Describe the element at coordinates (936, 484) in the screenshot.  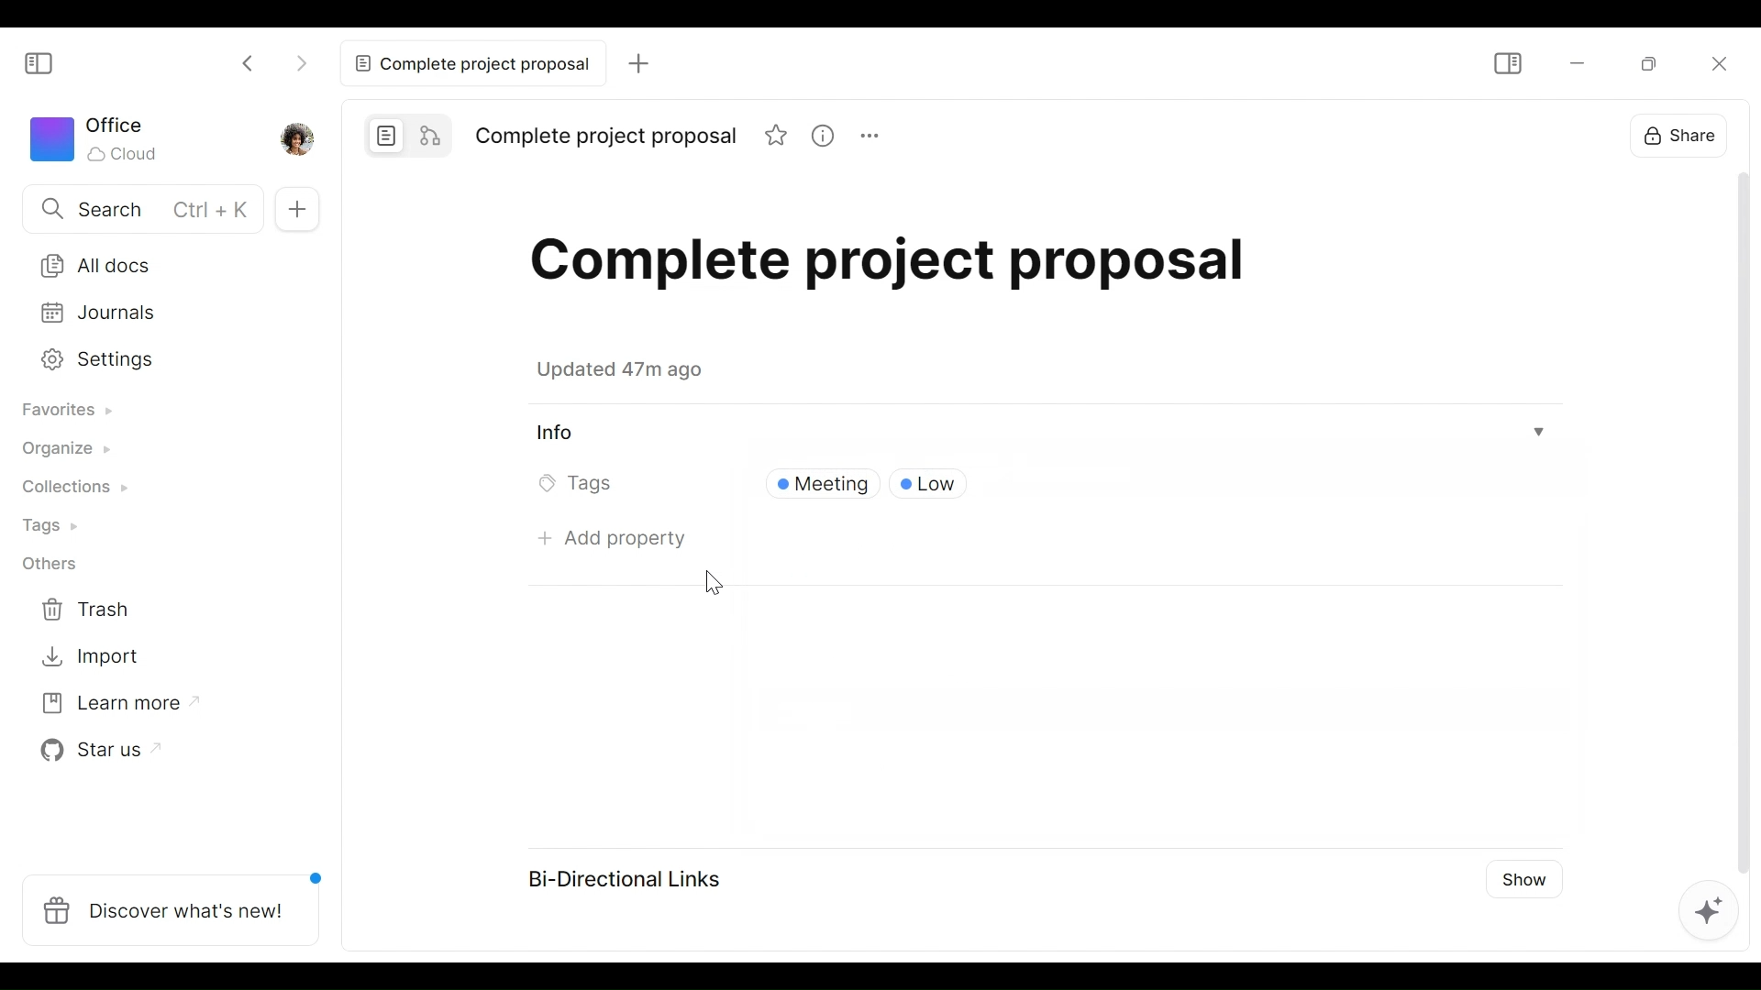
I see `Low X` at that location.